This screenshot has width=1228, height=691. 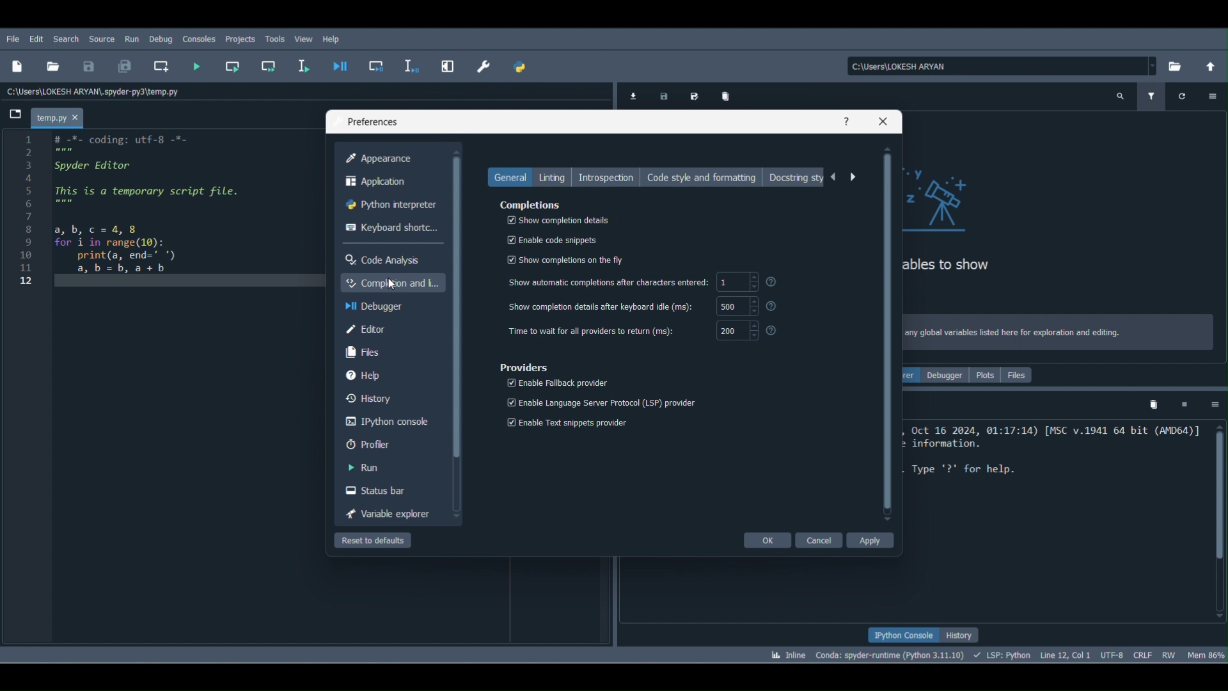 I want to click on Run current cell and go to the next one (Shift + Return), so click(x=269, y=65).